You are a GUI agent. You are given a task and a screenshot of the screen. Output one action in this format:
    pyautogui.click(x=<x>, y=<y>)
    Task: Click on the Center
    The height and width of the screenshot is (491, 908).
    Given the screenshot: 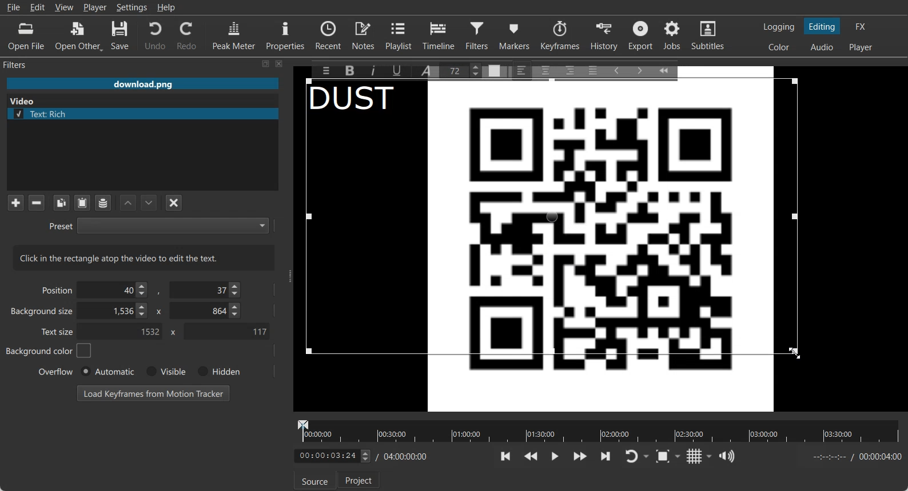 What is the action you would take?
    pyautogui.click(x=547, y=70)
    